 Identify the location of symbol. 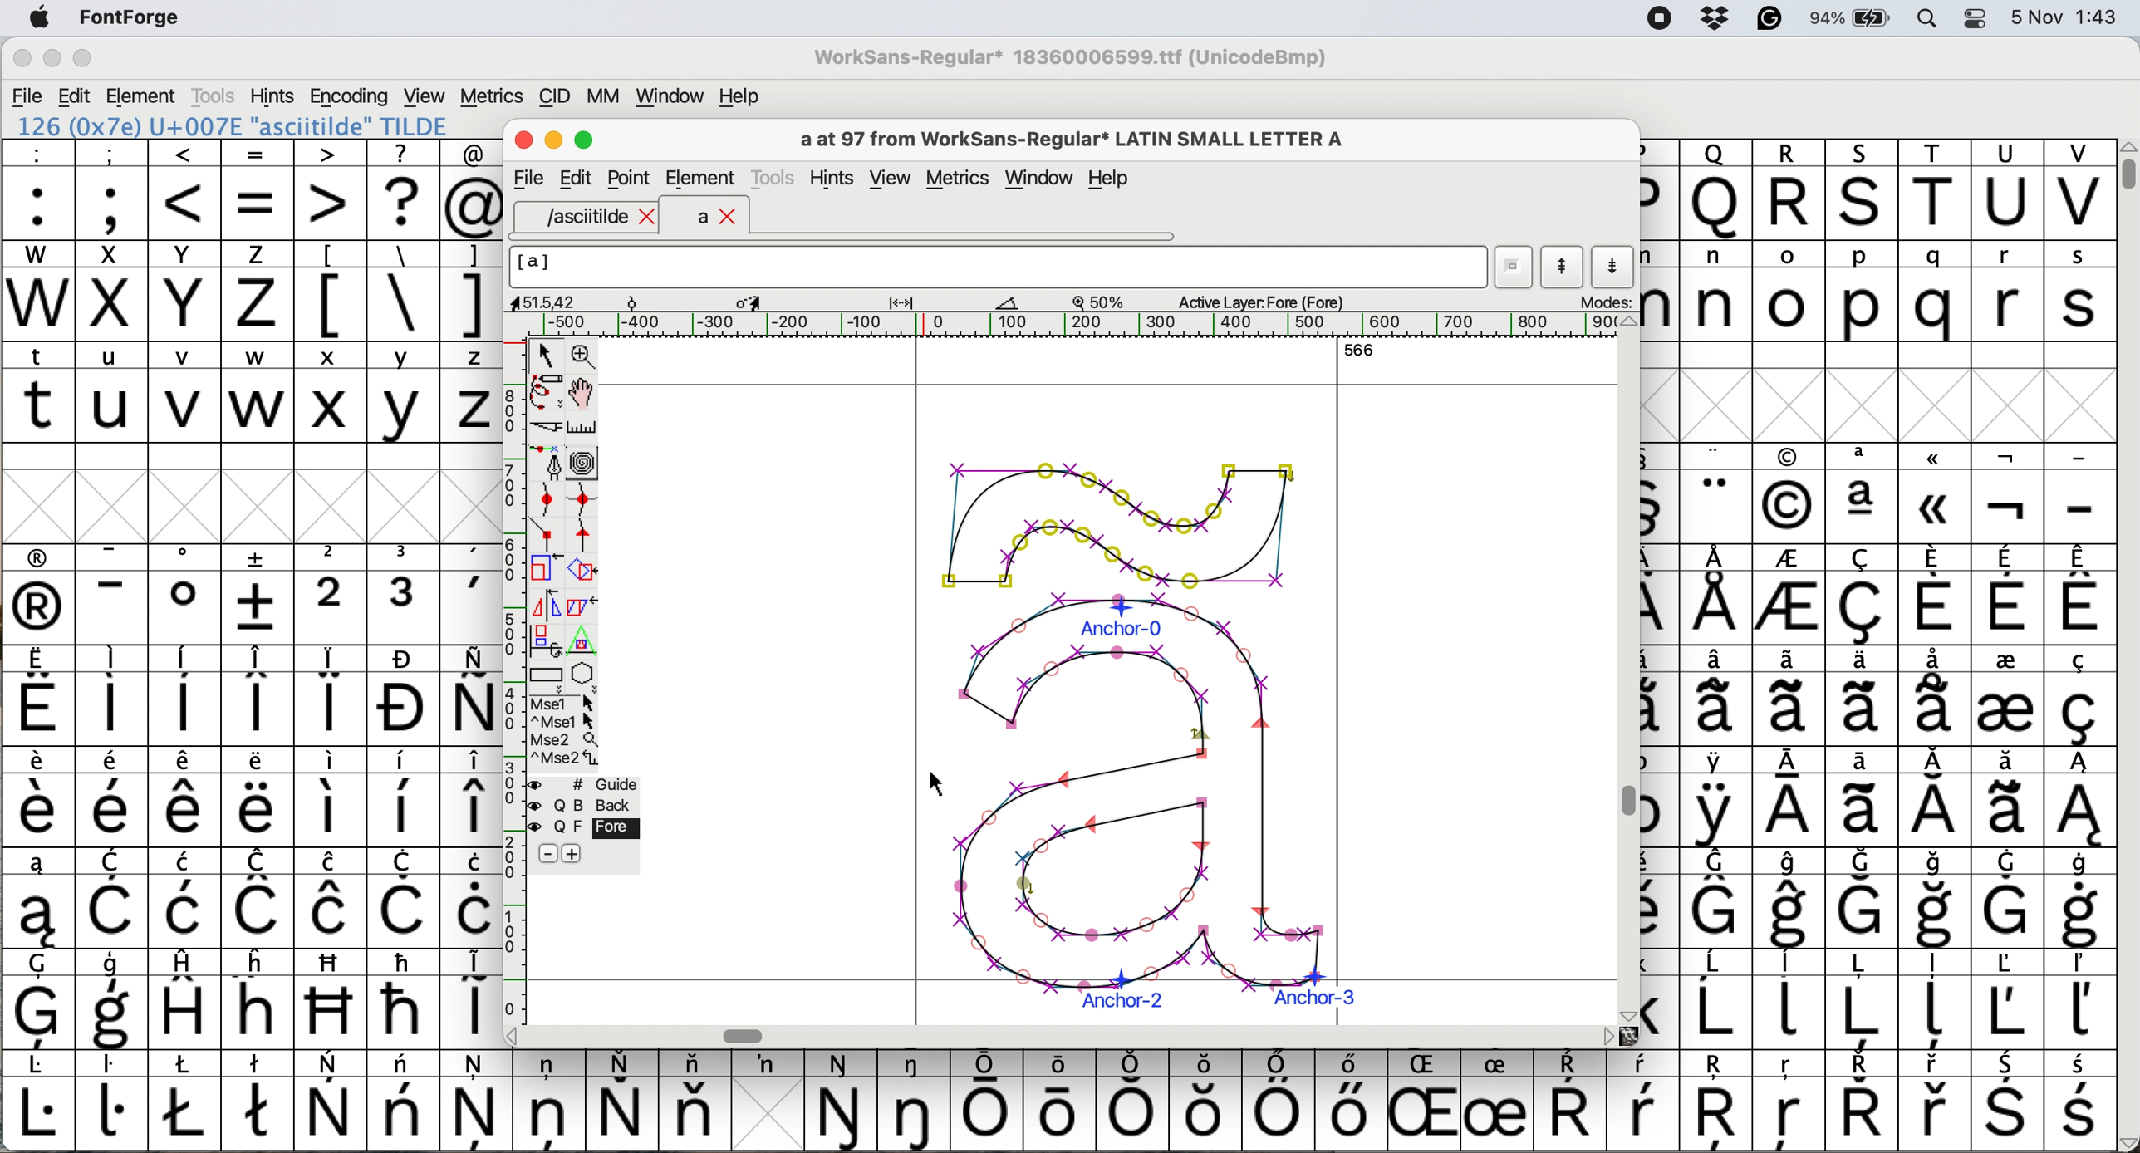
(330, 898).